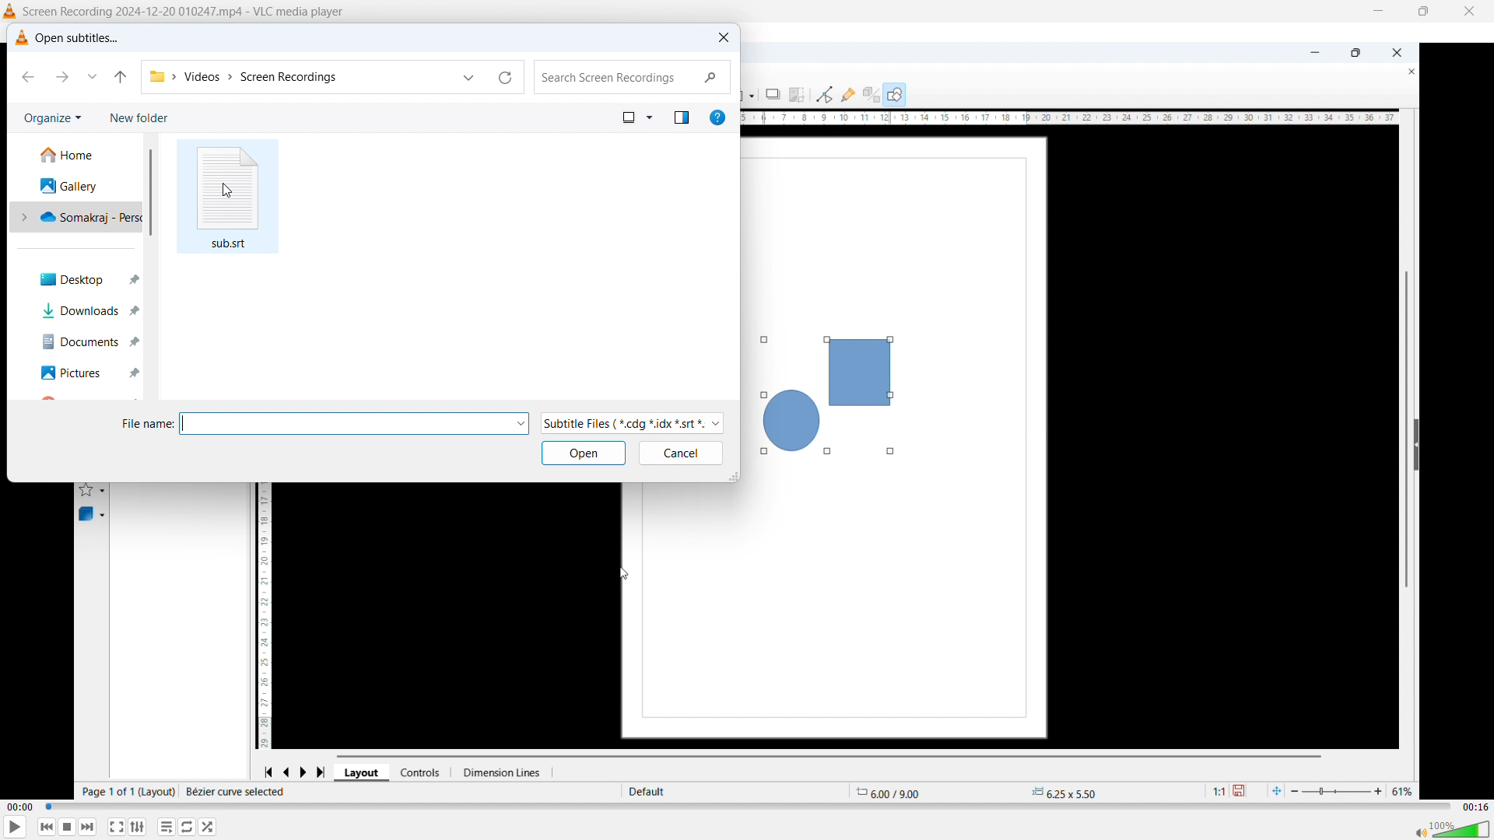 The image size is (1494, 840). What do you see at coordinates (354, 424) in the screenshot?
I see `File name ` at bounding box center [354, 424].